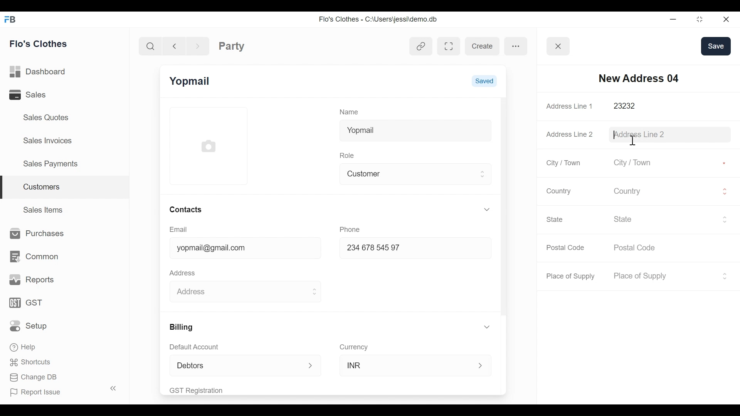 The height and width of the screenshot is (416, 740). What do you see at coordinates (557, 191) in the screenshot?
I see `Country` at bounding box center [557, 191].